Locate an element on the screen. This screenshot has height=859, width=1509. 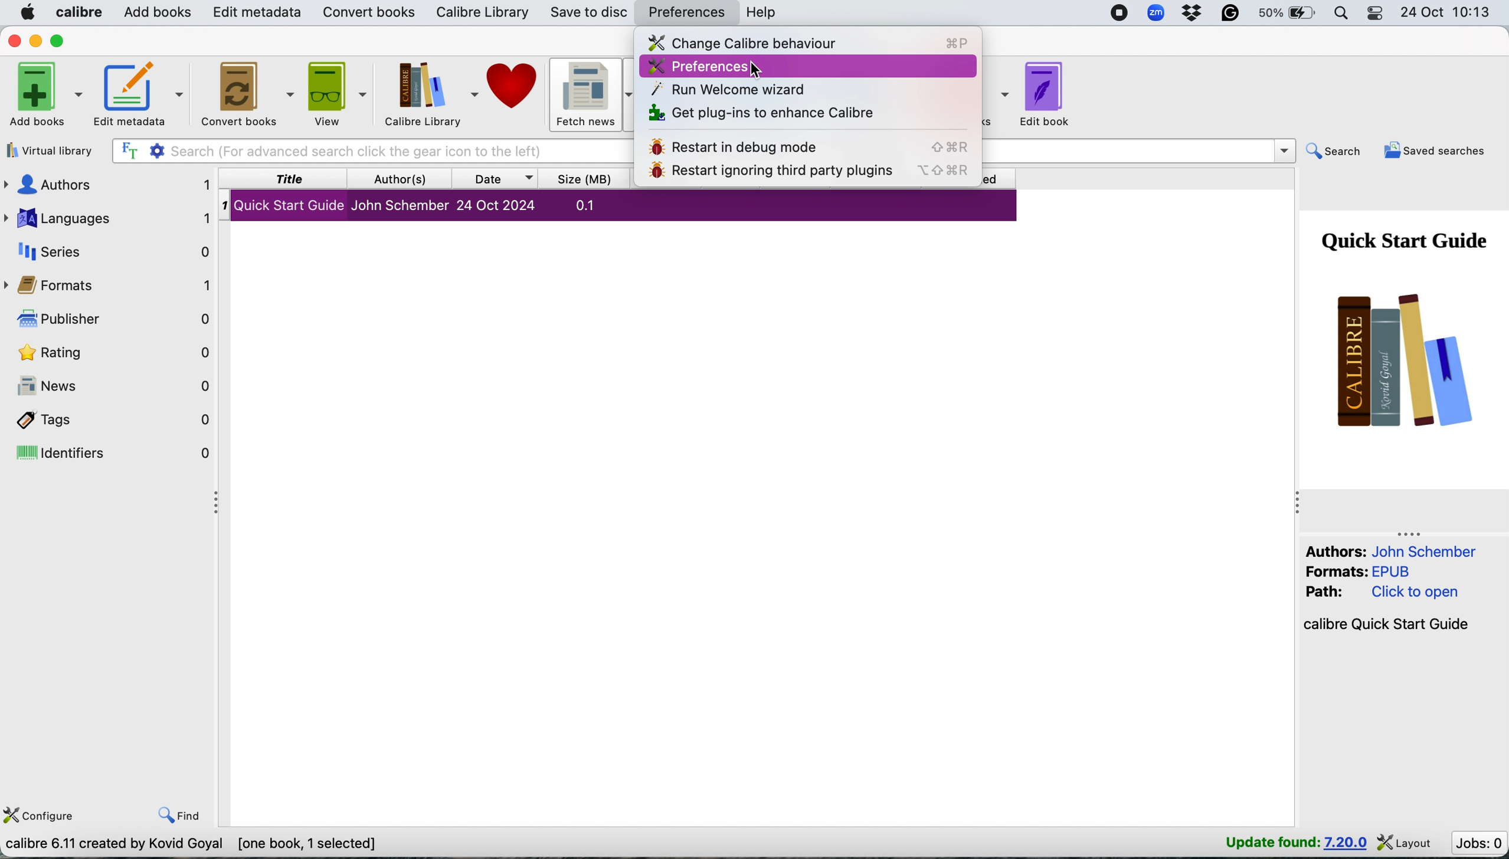
calibre library is located at coordinates (478, 14).